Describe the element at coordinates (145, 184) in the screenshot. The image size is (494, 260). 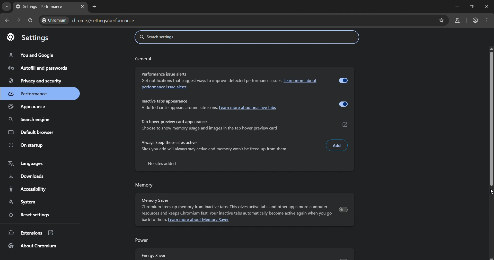
I see `memory` at that location.